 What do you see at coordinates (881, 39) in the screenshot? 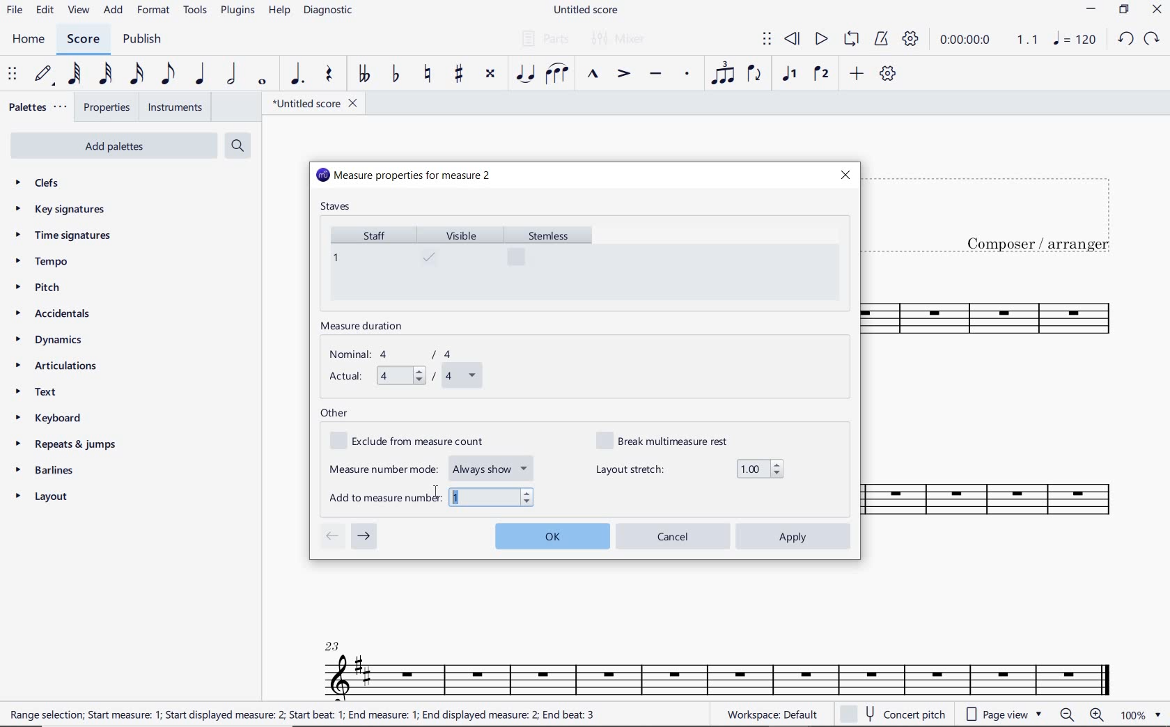
I see `METRONOME` at bounding box center [881, 39].